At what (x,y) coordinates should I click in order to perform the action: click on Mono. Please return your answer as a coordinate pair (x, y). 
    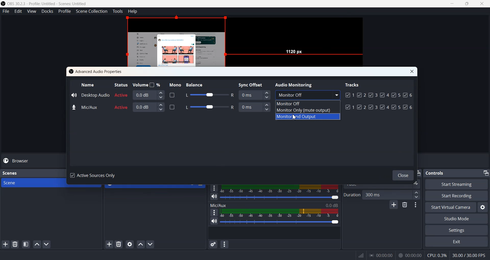
    Looking at the image, I should click on (174, 84).